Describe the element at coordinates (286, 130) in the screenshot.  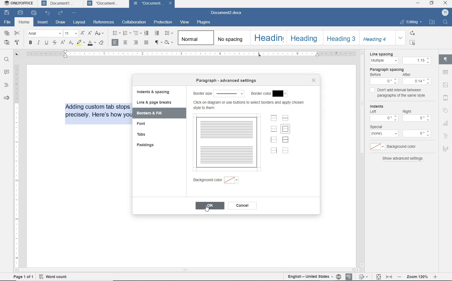
I see `set outer border only` at that location.